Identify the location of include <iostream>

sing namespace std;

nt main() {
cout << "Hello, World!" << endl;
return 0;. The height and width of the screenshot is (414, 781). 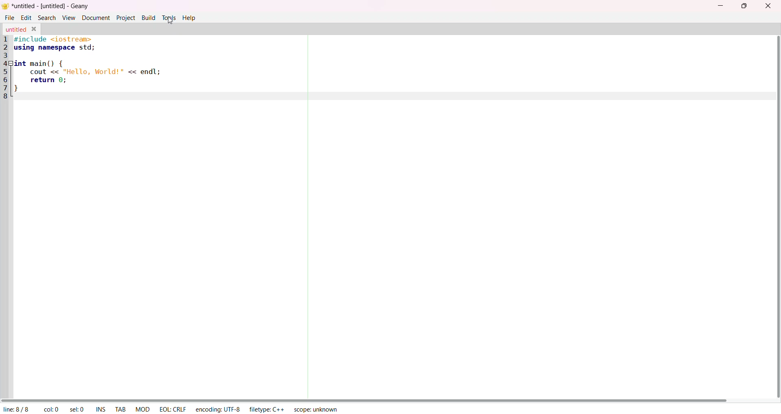
(87, 63).